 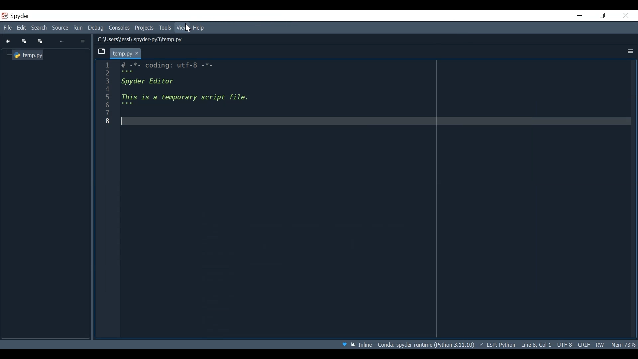 What do you see at coordinates (41, 41) in the screenshot?
I see `Expand all` at bounding box center [41, 41].